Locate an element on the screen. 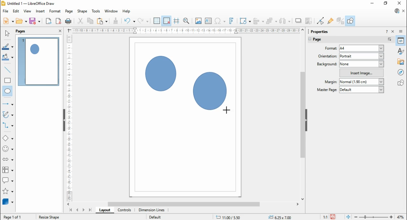 This screenshot has height=220, width=407. line and arrows is located at coordinates (8, 104).